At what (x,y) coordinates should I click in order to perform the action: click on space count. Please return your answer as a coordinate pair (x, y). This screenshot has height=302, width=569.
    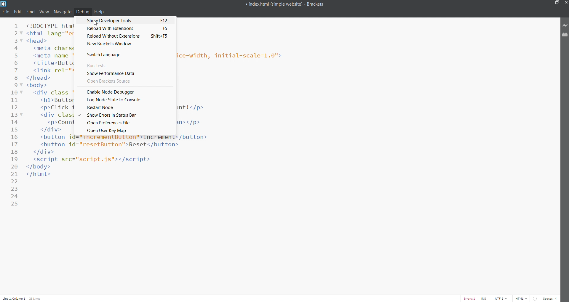
    Looking at the image, I should click on (552, 298).